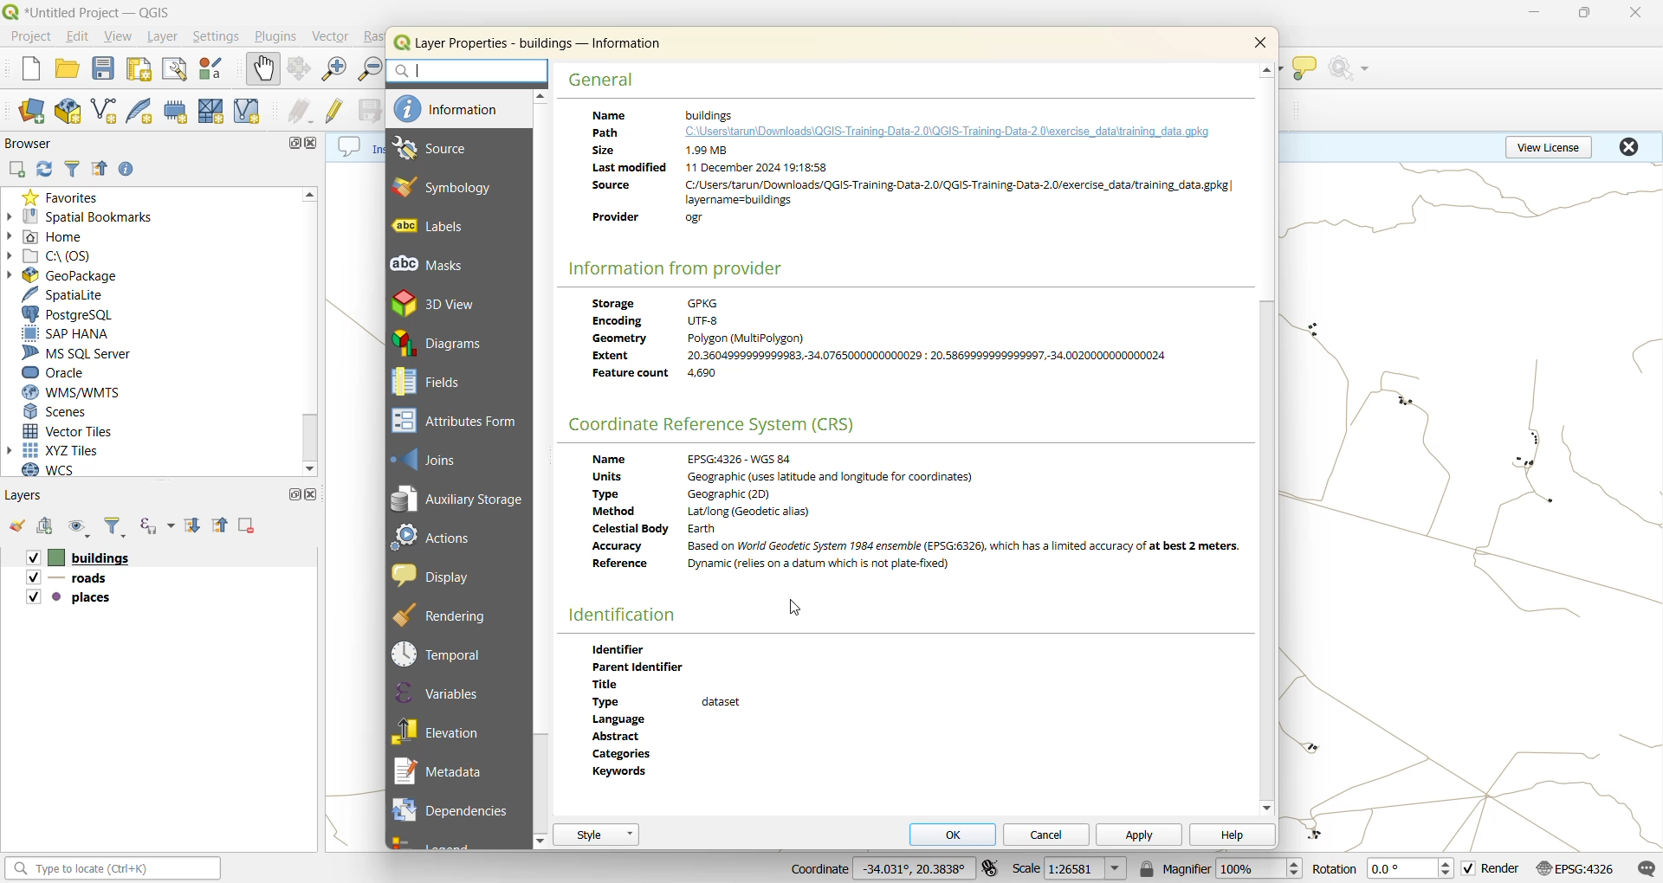 Image resolution: width=1663 pixels, height=883 pixels. I want to click on rendering, so click(447, 615).